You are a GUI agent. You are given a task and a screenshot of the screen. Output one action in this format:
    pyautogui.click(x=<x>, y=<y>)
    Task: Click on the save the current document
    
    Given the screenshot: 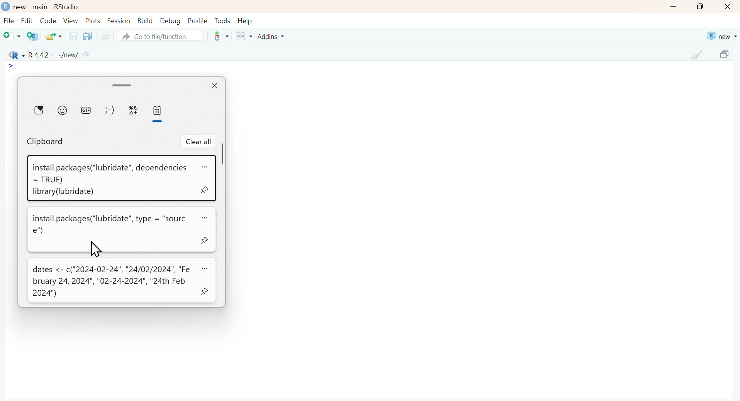 What is the action you would take?
    pyautogui.click(x=72, y=36)
    